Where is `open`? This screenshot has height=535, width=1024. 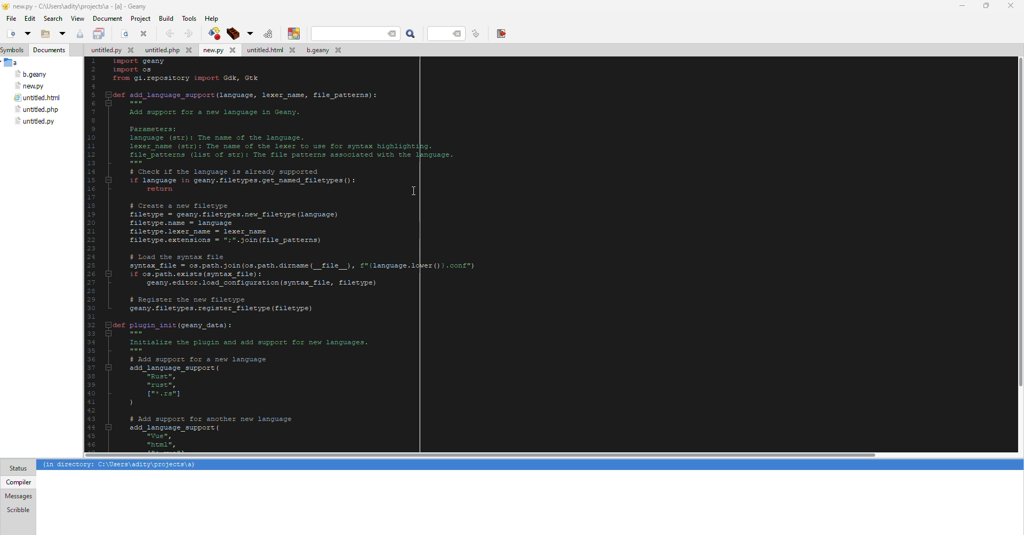 open is located at coordinates (45, 35).